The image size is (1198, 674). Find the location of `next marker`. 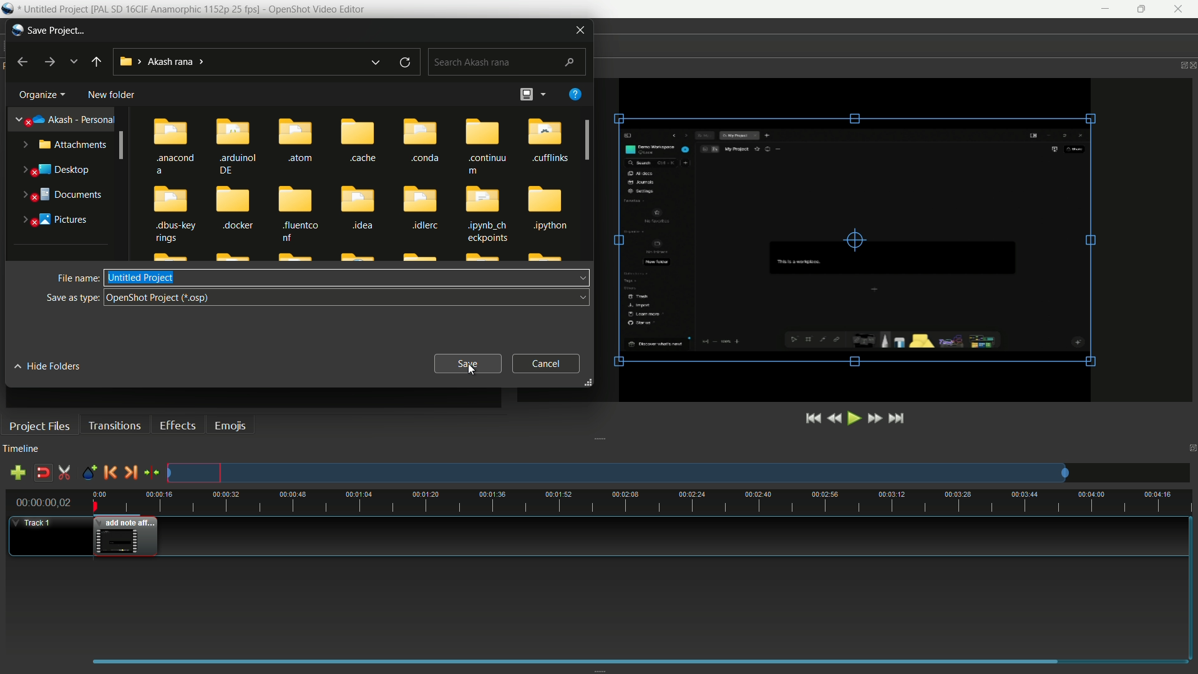

next marker is located at coordinates (130, 473).